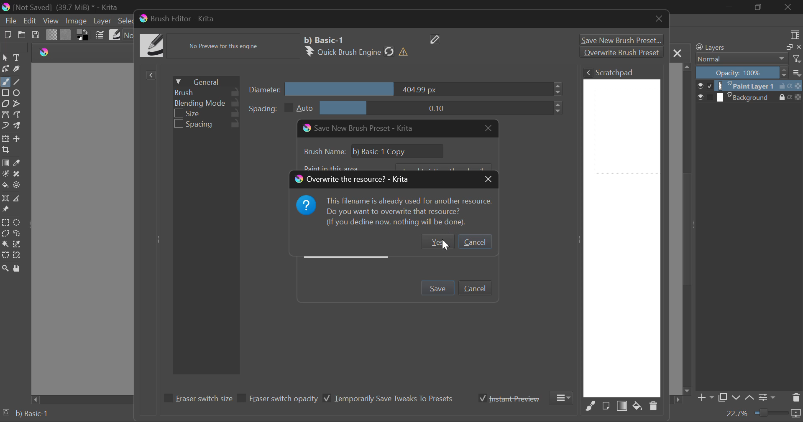  What do you see at coordinates (17, 244) in the screenshot?
I see `Similar Color Selector` at bounding box center [17, 244].